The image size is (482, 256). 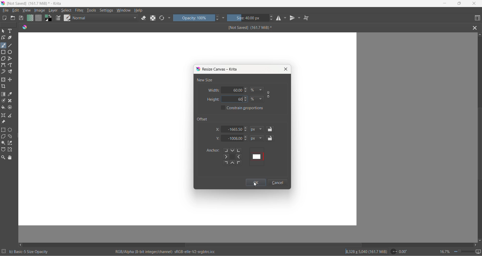 I want to click on magnetic curve selection tool, so click(x=11, y=150).